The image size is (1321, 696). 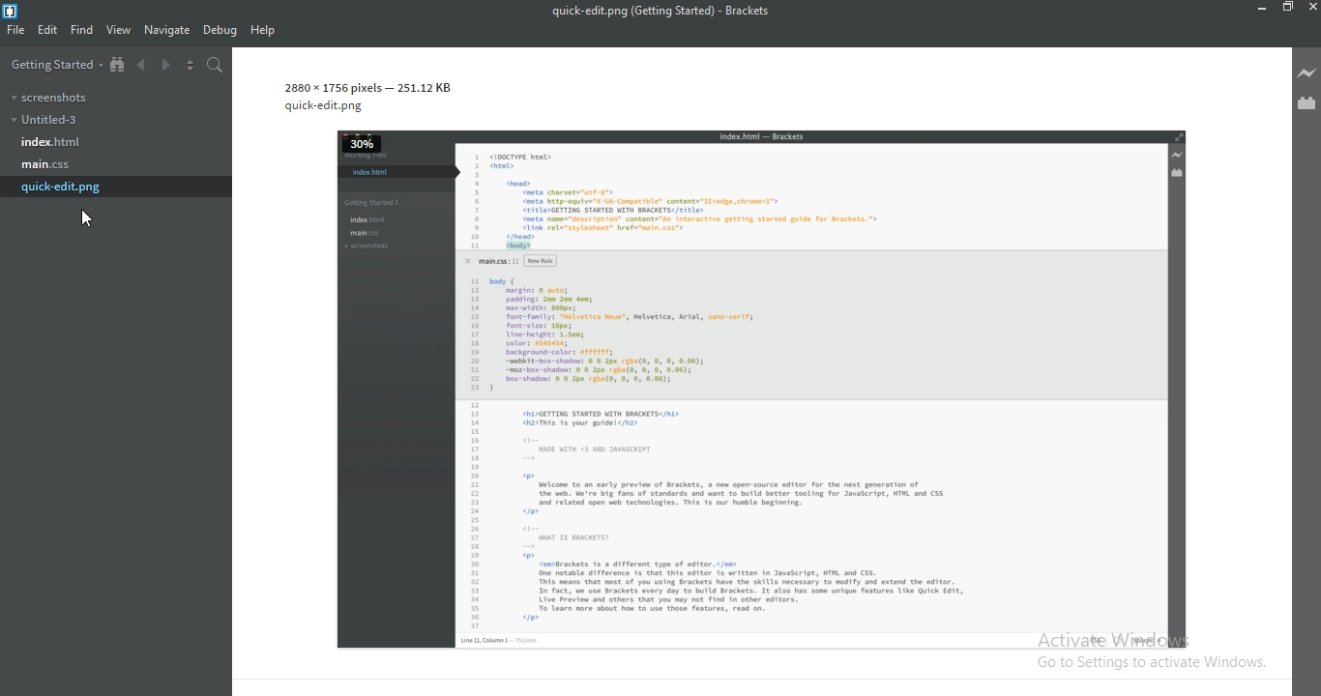 What do you see at coordinates (117, 31) in the screenshot?
I see `view` at bounding box center [117, 31].